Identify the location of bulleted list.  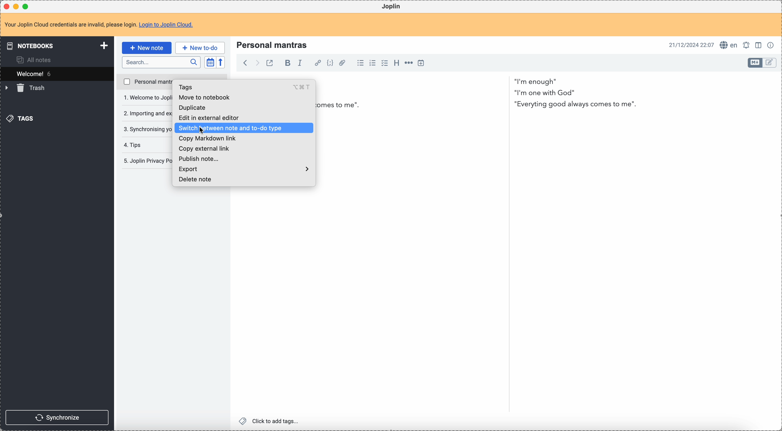
(359, 63).